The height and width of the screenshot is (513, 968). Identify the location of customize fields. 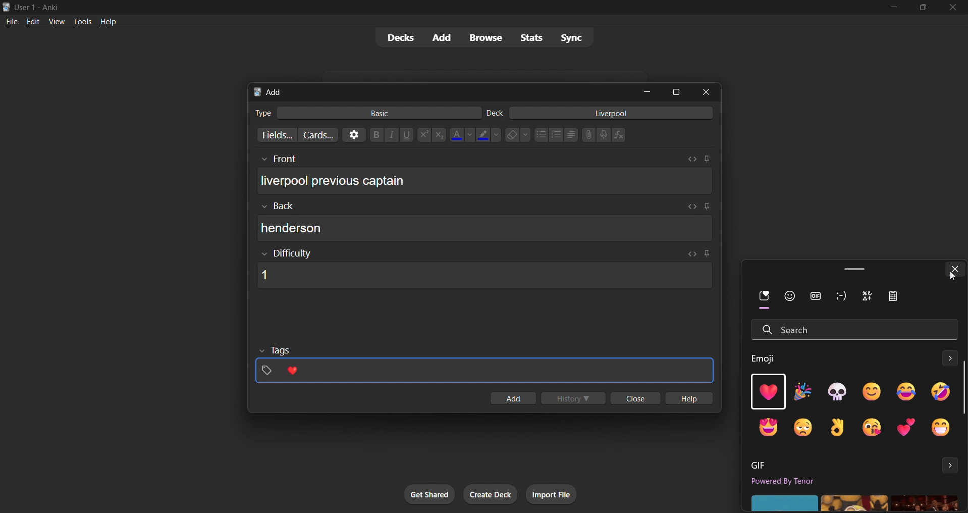
(272, 136).